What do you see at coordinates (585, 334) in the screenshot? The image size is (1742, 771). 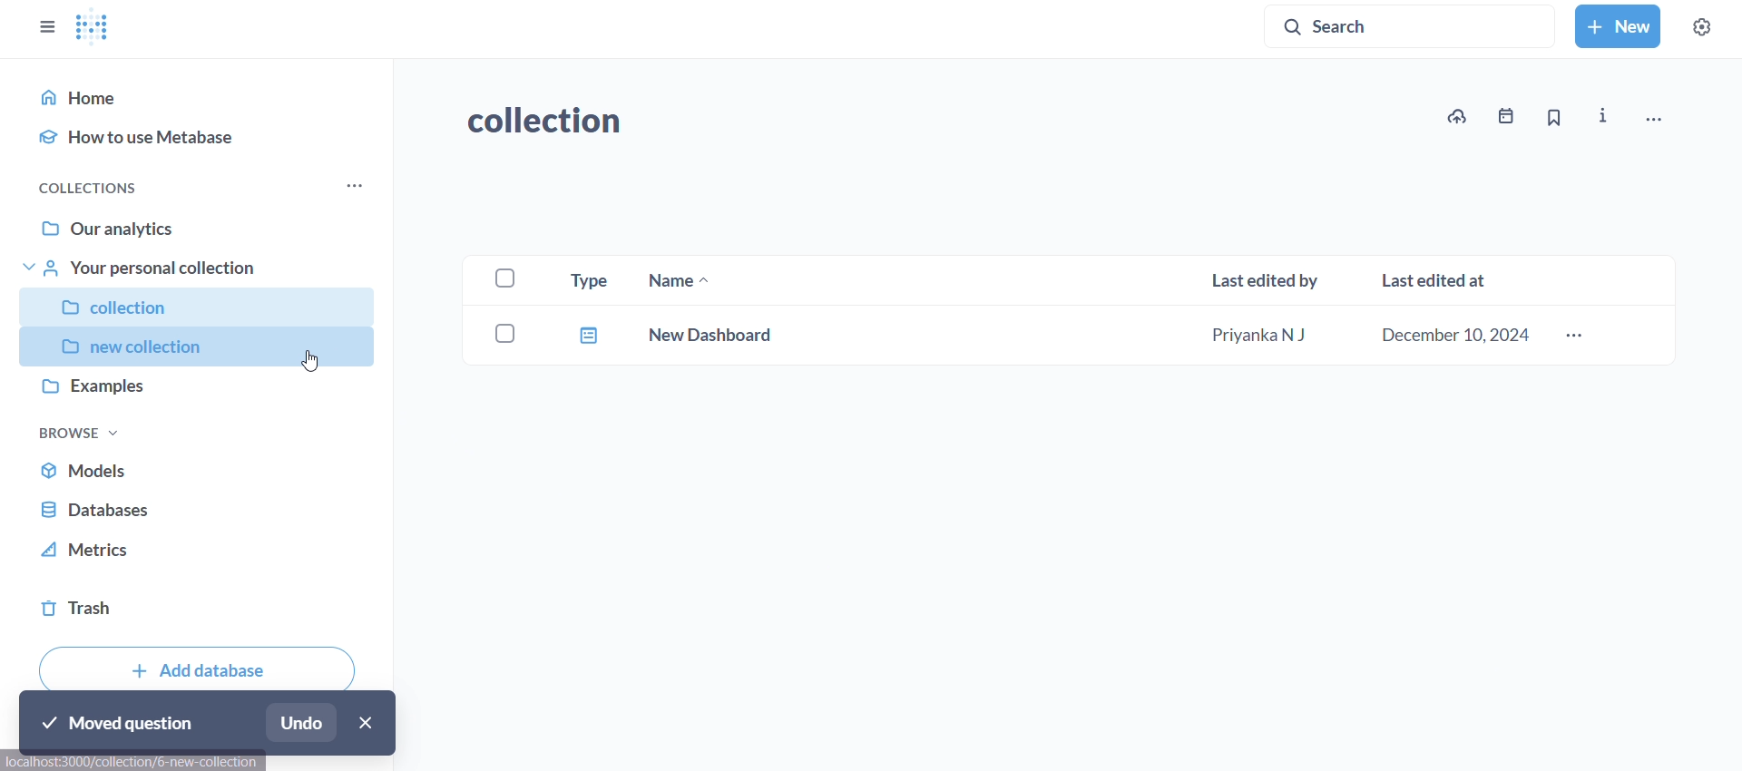 I see `file` at bounding box center [585, 334].